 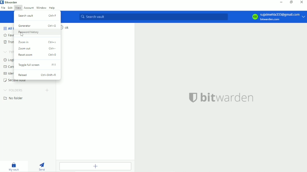 What do you see at coordinates (37, 55) in the screenshot?
I see `Reset zoom` at bounding box center [37, 55].